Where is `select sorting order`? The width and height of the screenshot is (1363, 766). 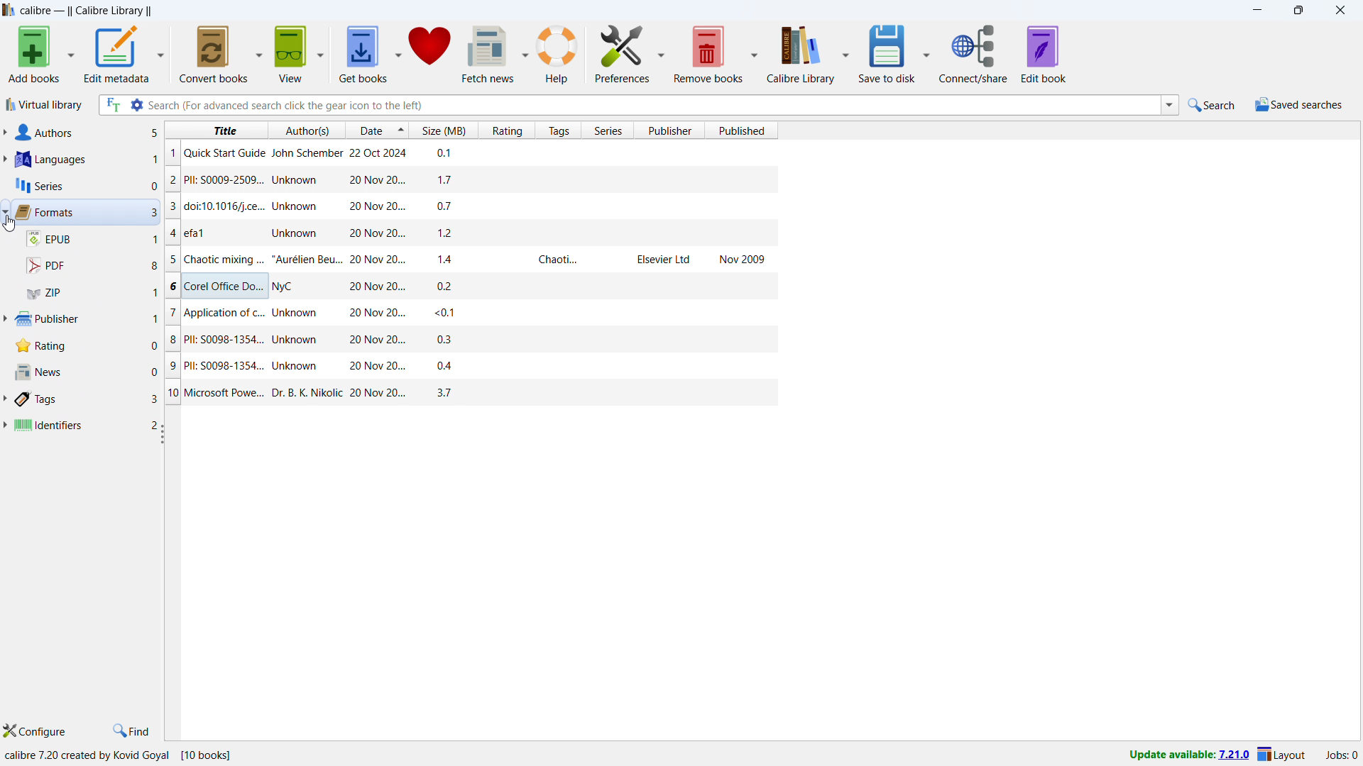
select sorting order is located at coordinates (399, 129).